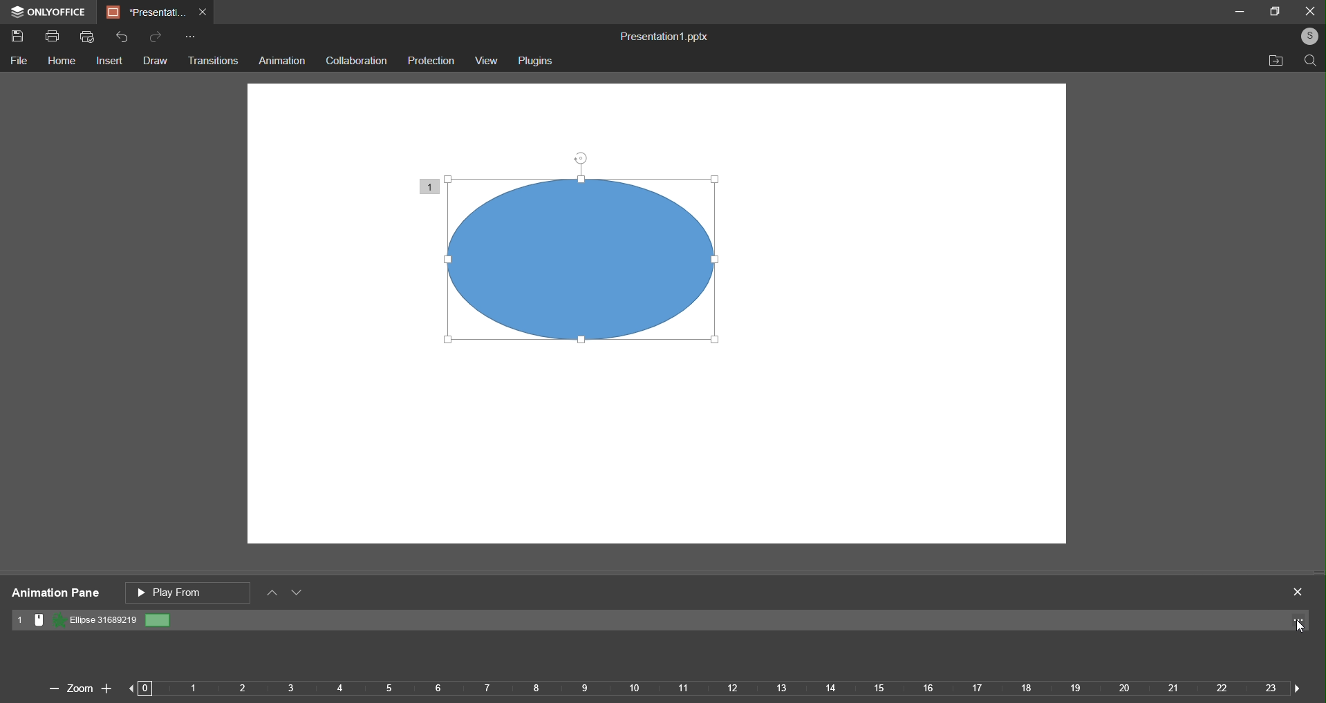  I want to click on zoom in, so click(106, 686).